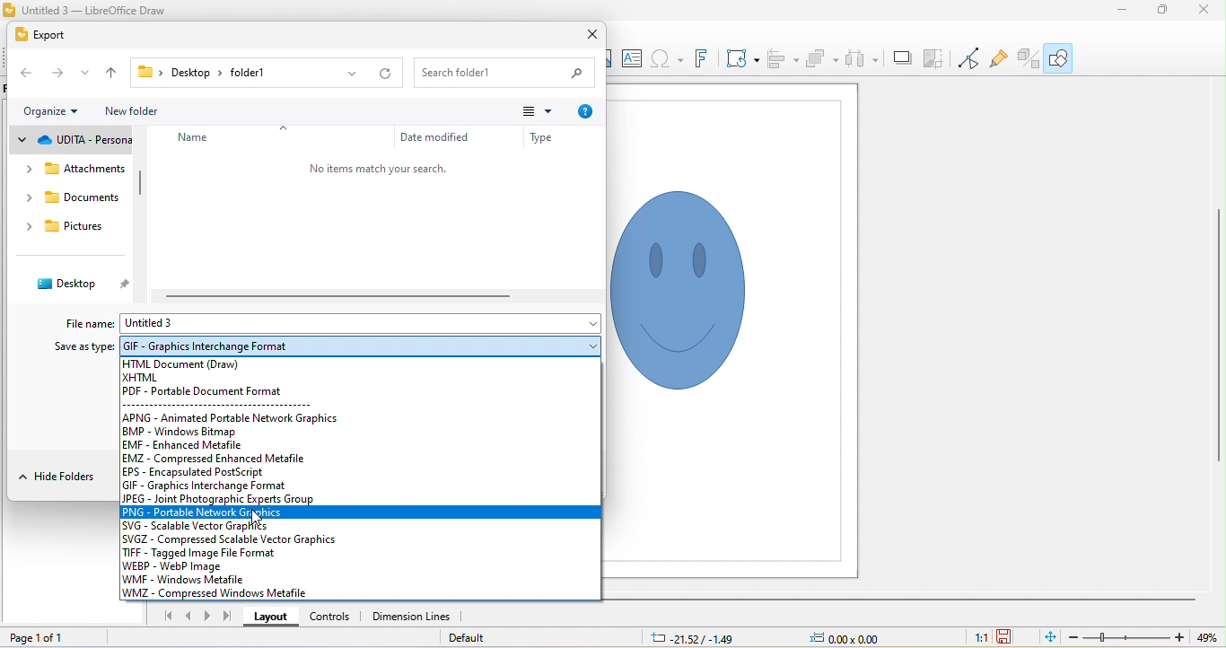 This screenshot has width=1226, height=648. I want to click on new folder, so click(136, 112).